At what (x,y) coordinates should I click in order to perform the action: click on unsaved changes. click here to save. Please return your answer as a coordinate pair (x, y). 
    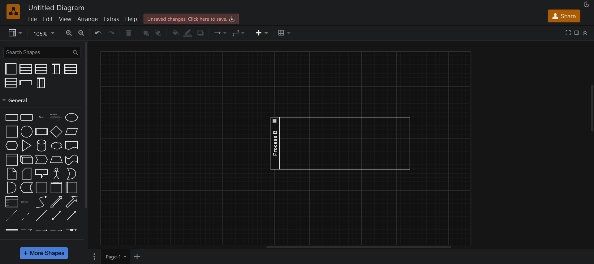
    Looking at the image, I should click on (193, 18).